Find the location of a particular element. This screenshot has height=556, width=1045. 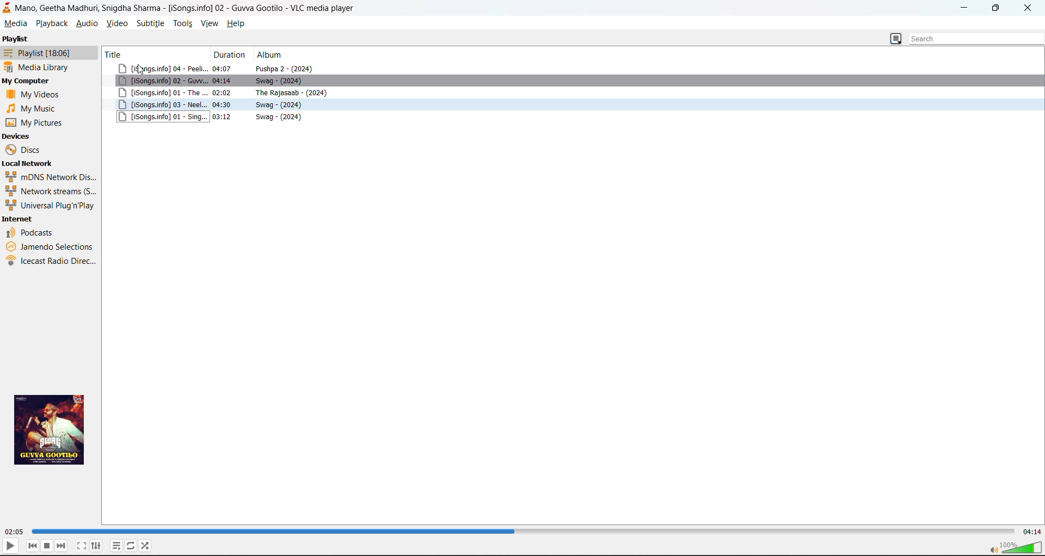

song is located at coordinates (574, 94).